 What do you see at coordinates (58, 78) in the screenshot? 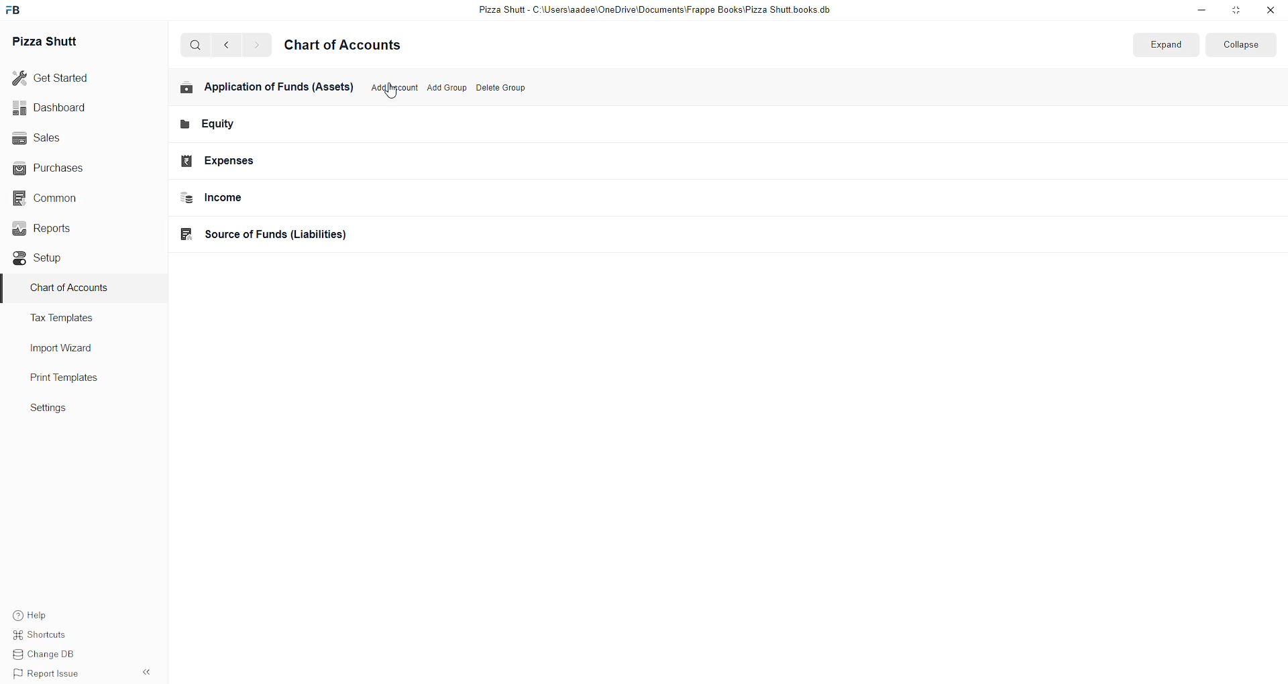
I see `Get started ` at bounding box center [58, 78].